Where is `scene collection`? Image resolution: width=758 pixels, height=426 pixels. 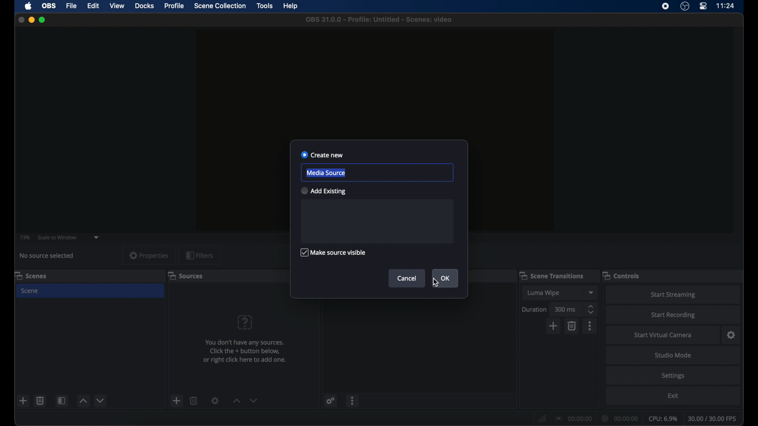
scene collection is located at coordinates (220, 6).